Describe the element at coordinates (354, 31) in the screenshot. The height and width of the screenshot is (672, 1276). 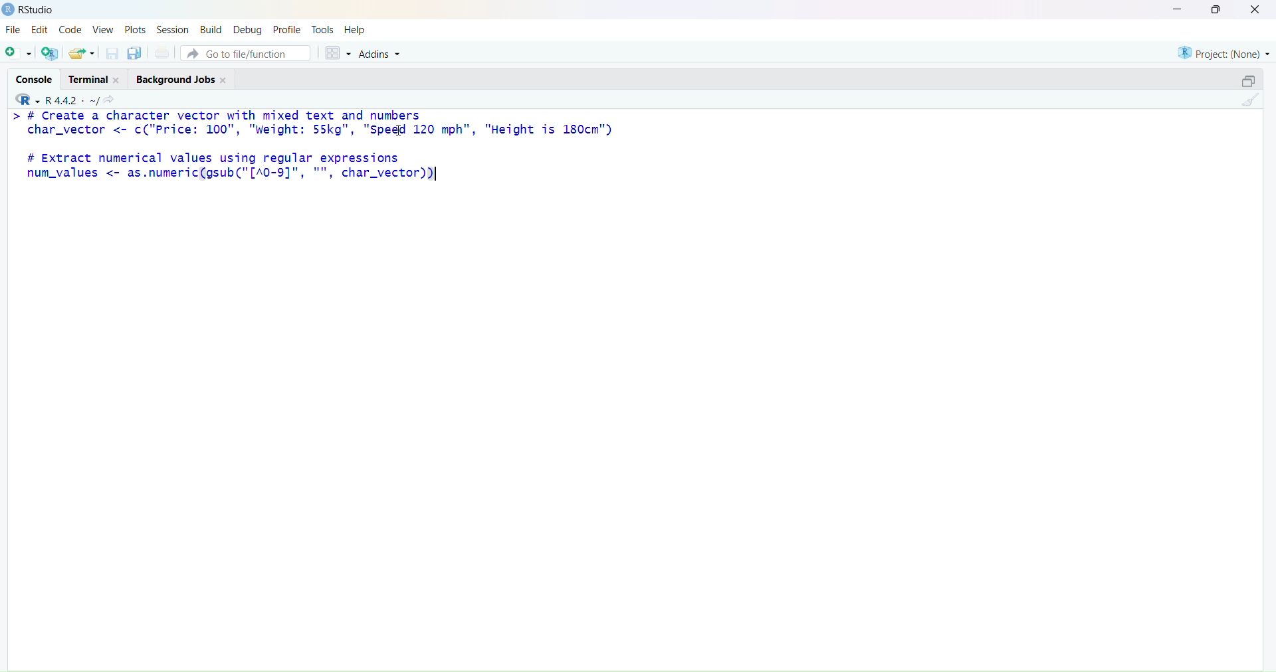
I see `help` at that location.